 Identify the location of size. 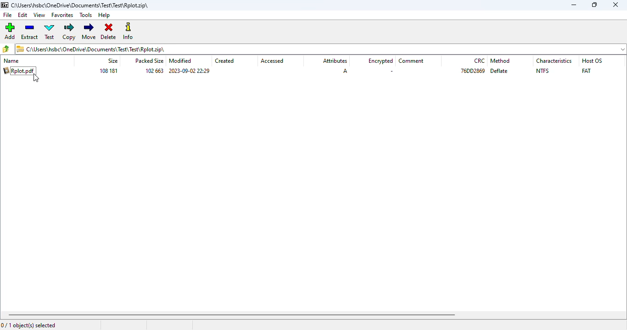
(112, 61).